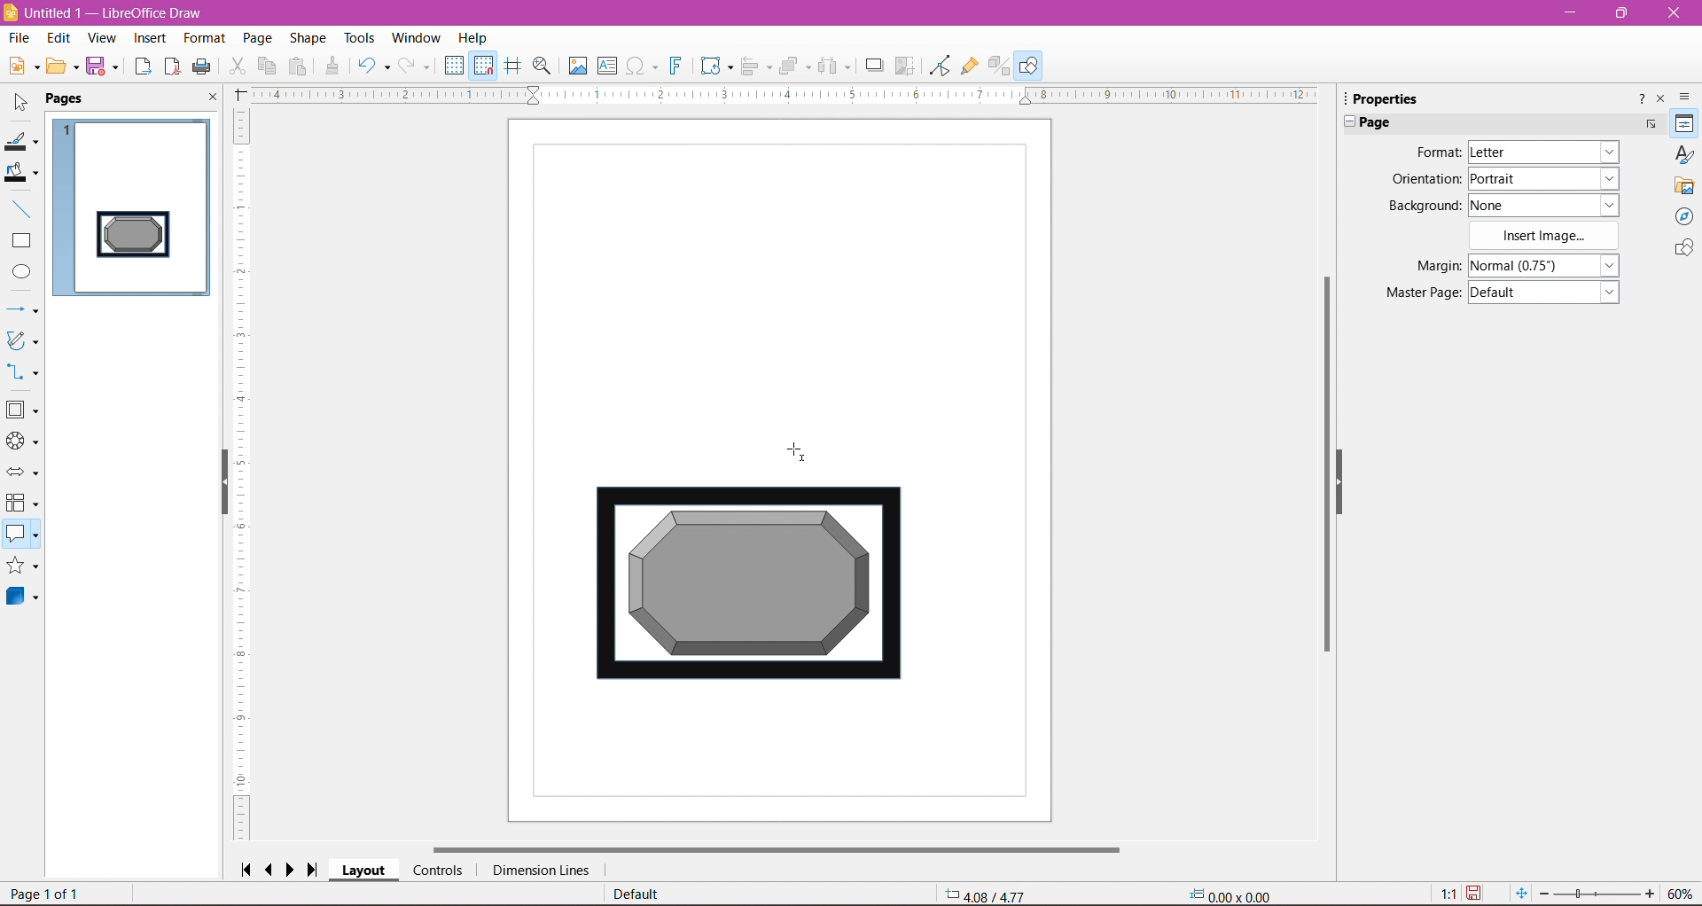 The height and width of the screenshot is (906, 1702). Describe the element at coordinates (1425, 180) in the screenshot. I see `Orientation` at that location.